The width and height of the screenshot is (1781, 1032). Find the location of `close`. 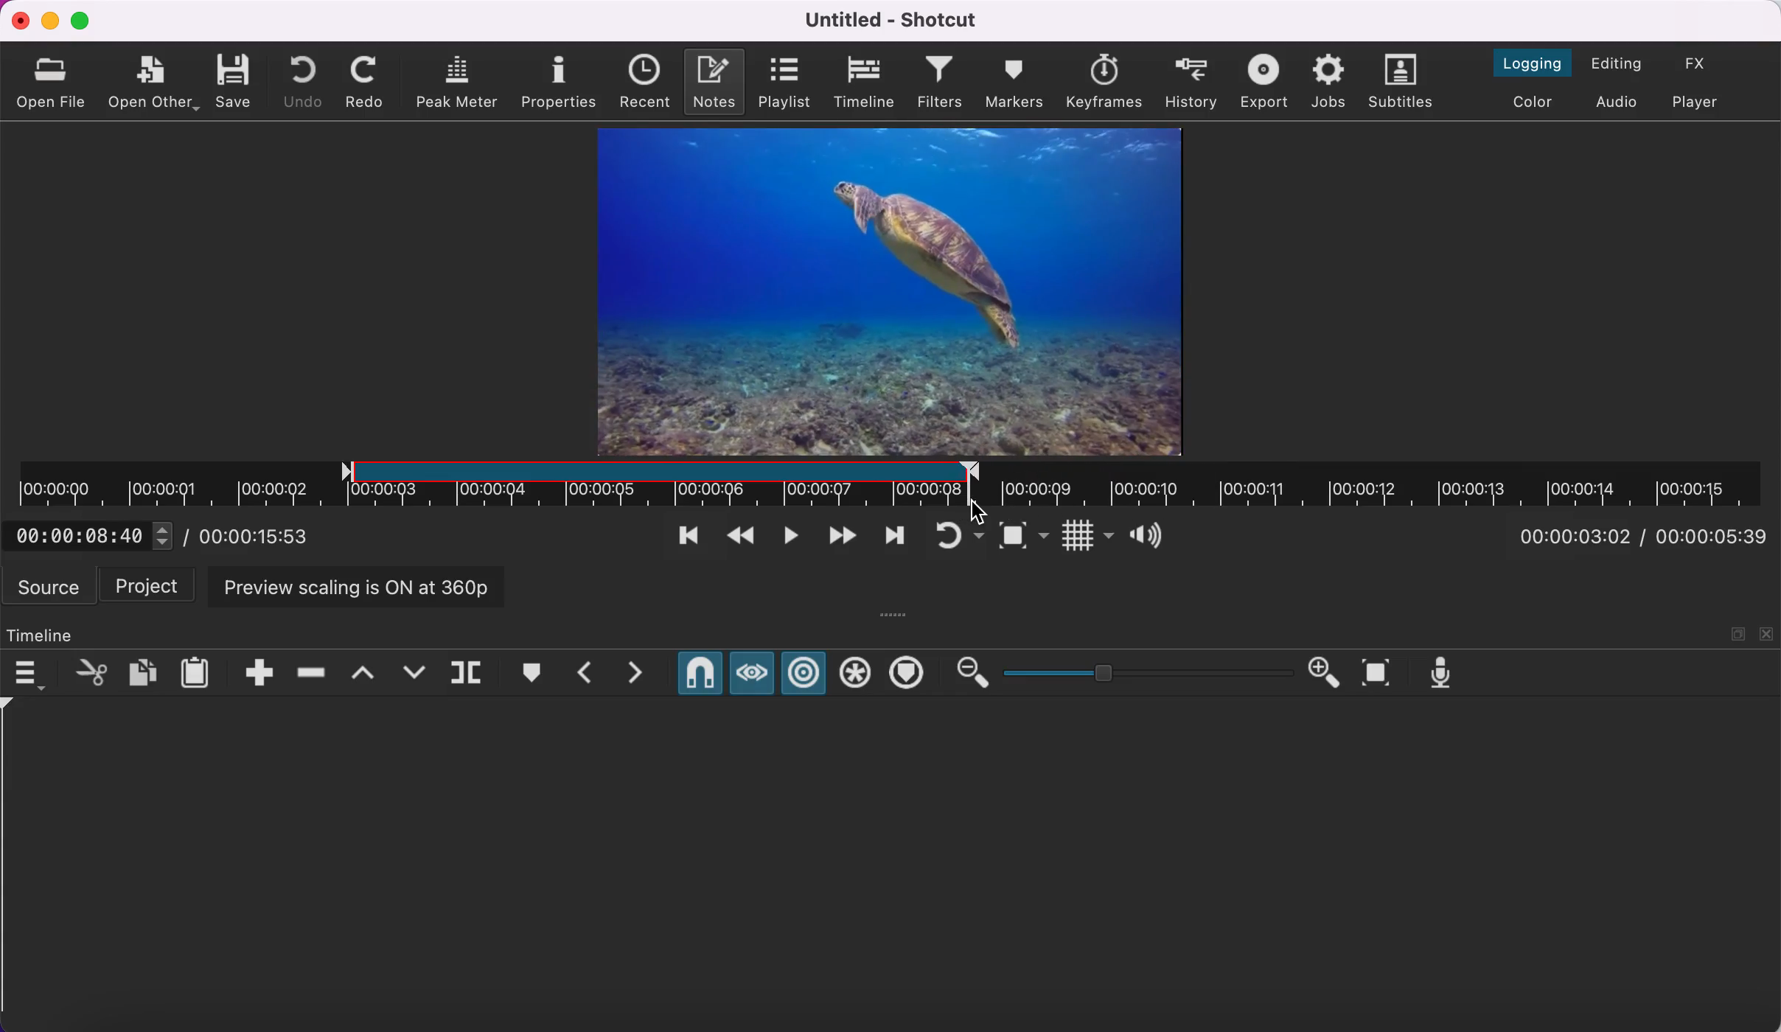

close is located at coordinates (1768, 633).